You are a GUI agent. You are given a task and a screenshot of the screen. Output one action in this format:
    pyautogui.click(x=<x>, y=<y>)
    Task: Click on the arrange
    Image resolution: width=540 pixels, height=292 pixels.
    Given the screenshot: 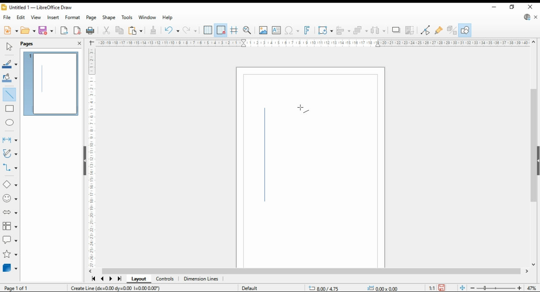 What is the action you would take?
    pyautogui.click(x=361, y=30)
    